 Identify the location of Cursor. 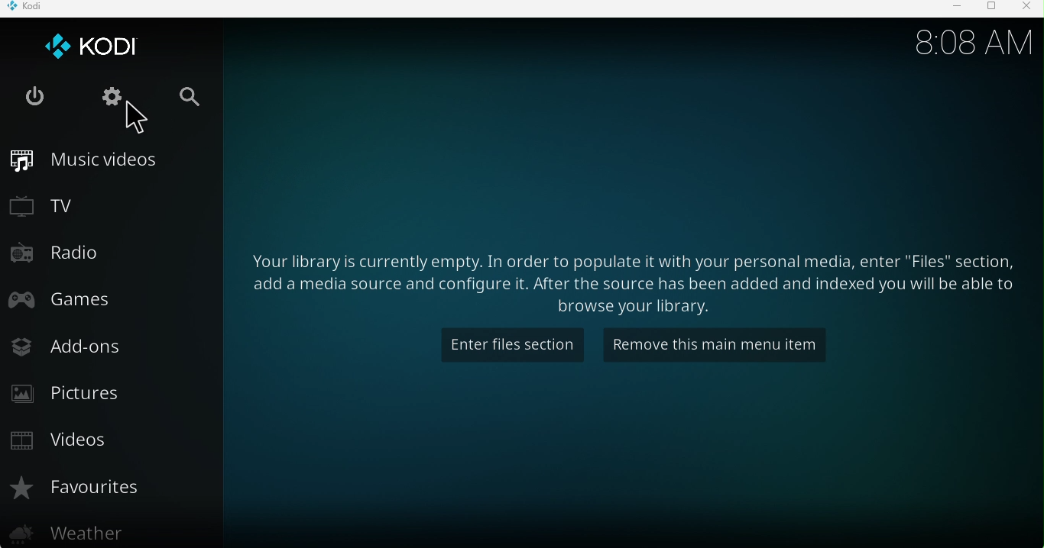
(143, 114).